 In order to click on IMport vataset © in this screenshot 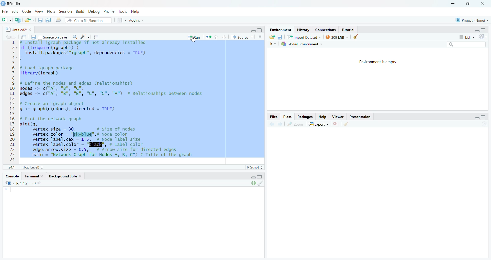, I will do `click(303, 38)`.